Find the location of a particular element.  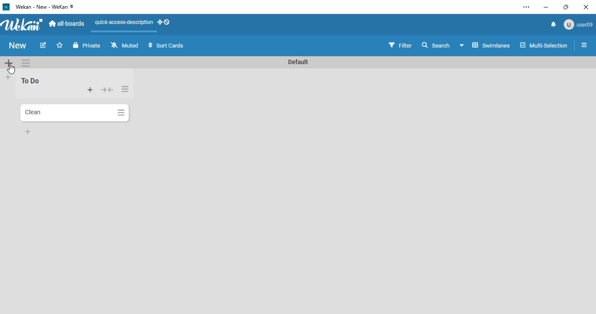

wekan is located at coordinates (23, 24).